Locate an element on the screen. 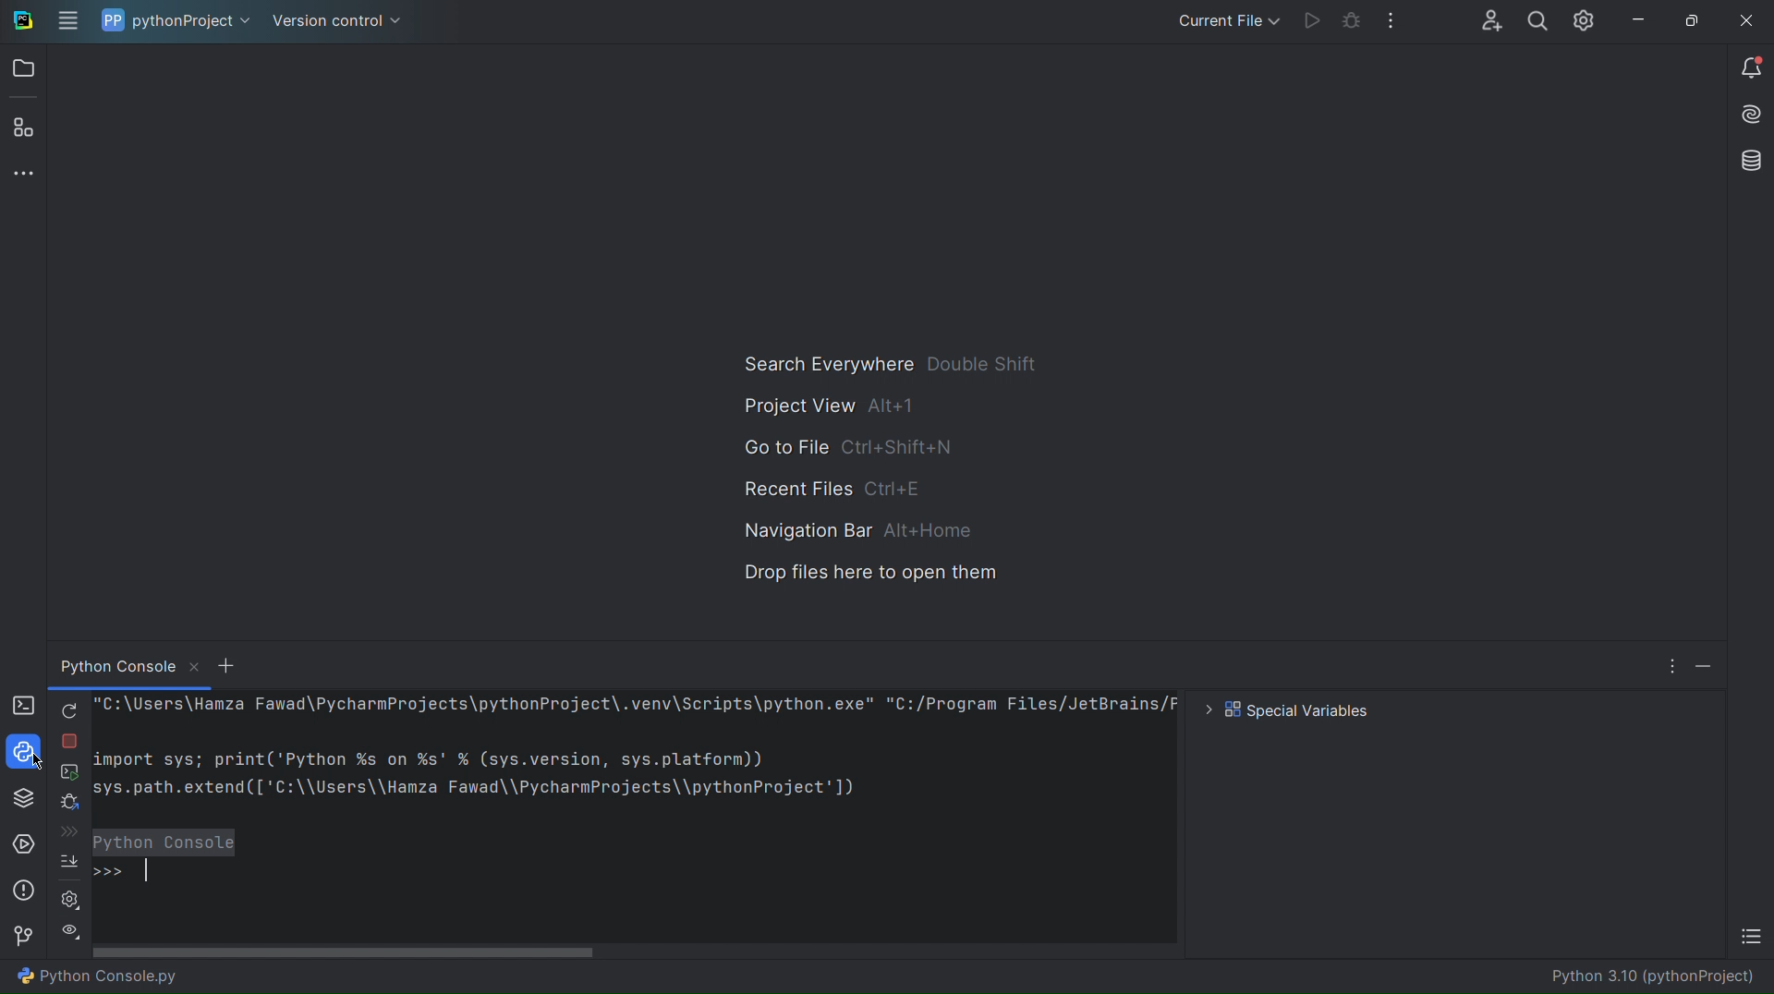 The width and height of the screenshot is (1774, 994). Python Console.py is located at coordinates (98, 976).